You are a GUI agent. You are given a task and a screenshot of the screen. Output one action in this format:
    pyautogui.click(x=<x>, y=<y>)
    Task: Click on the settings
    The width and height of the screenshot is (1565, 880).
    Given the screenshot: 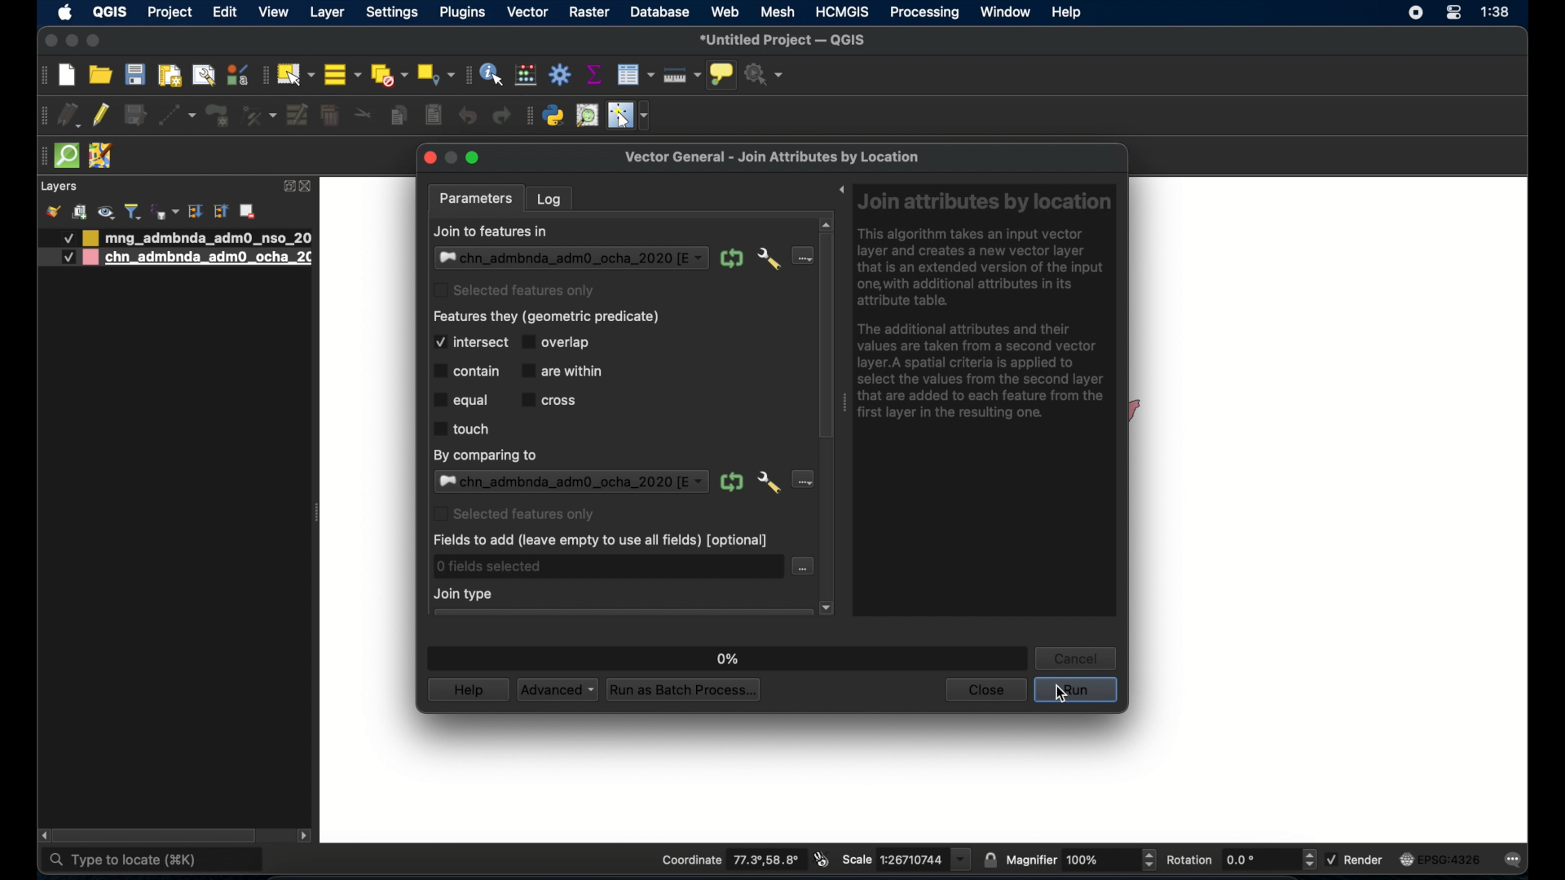 What is the action you would take?
    pyautogui.click(x=394, y=13)
    